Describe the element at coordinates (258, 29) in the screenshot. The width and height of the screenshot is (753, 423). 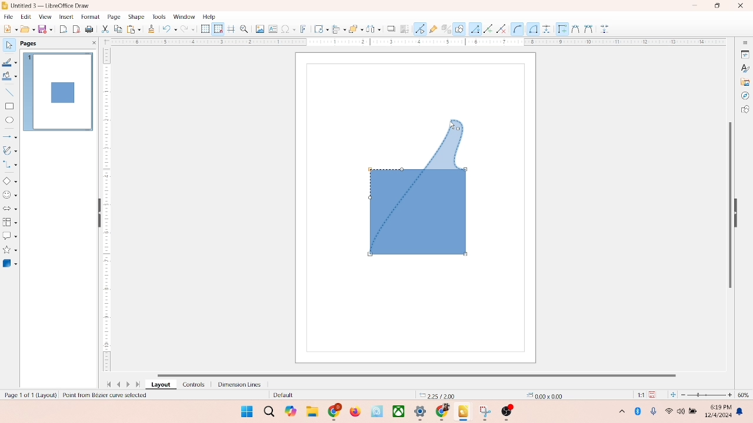
I see `image` at that location.